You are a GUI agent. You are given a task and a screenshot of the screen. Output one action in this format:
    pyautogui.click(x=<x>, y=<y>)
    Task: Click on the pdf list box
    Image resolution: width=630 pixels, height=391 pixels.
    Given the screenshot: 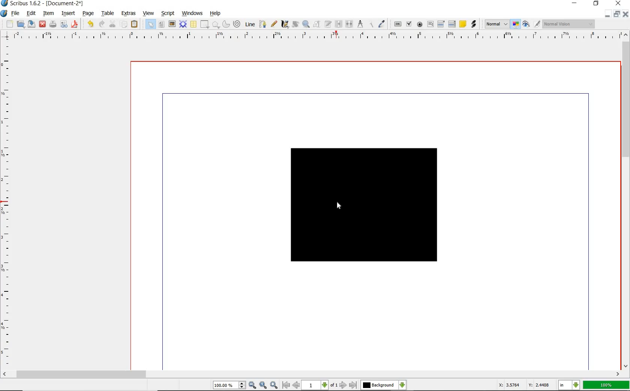 What is the action you would take?
    pyautogui.click(x=452, y=23)
    